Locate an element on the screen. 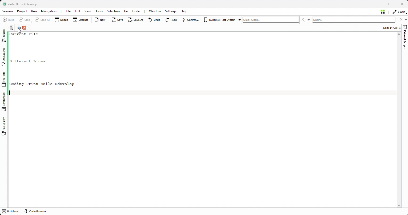 The height and width of the screenshot is (215, 408). stachpad is located at coordinates (3, 102).